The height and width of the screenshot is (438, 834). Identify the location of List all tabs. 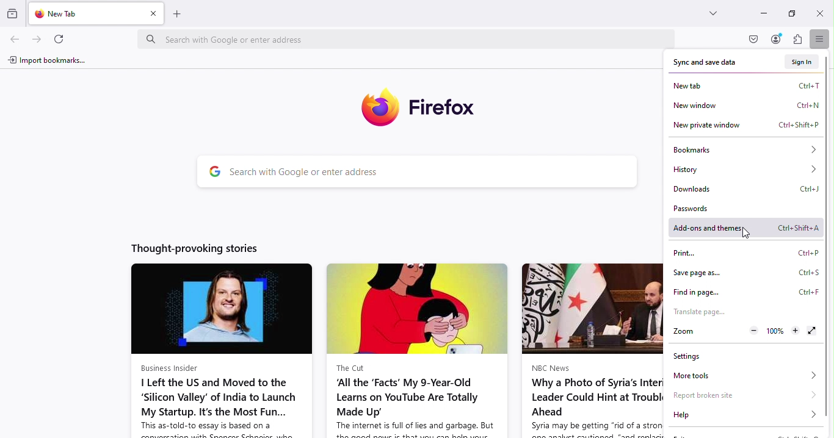
(713, 12).